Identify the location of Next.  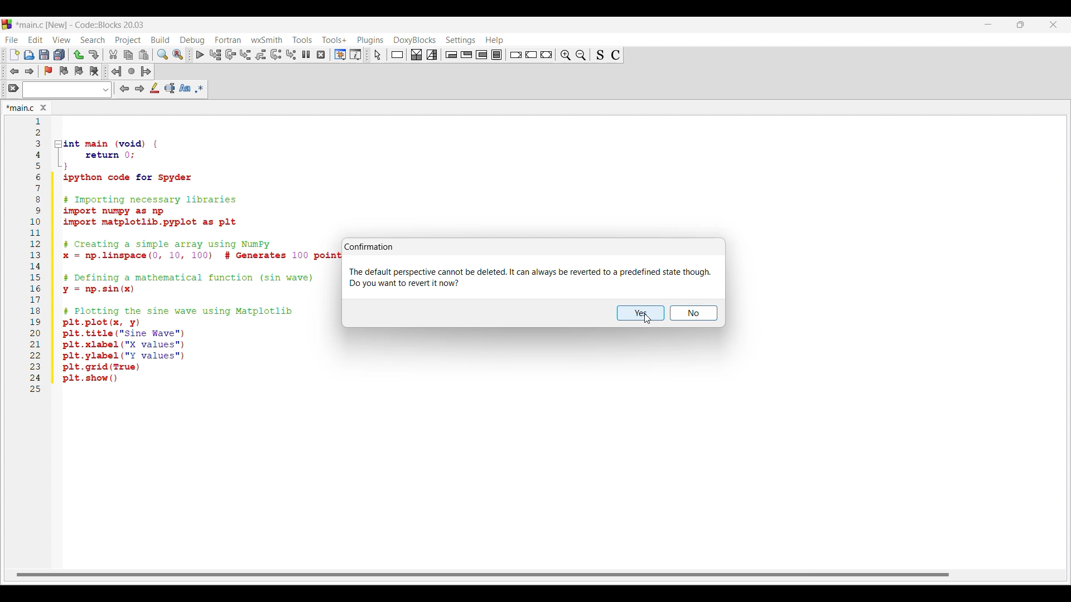
(140, 89).